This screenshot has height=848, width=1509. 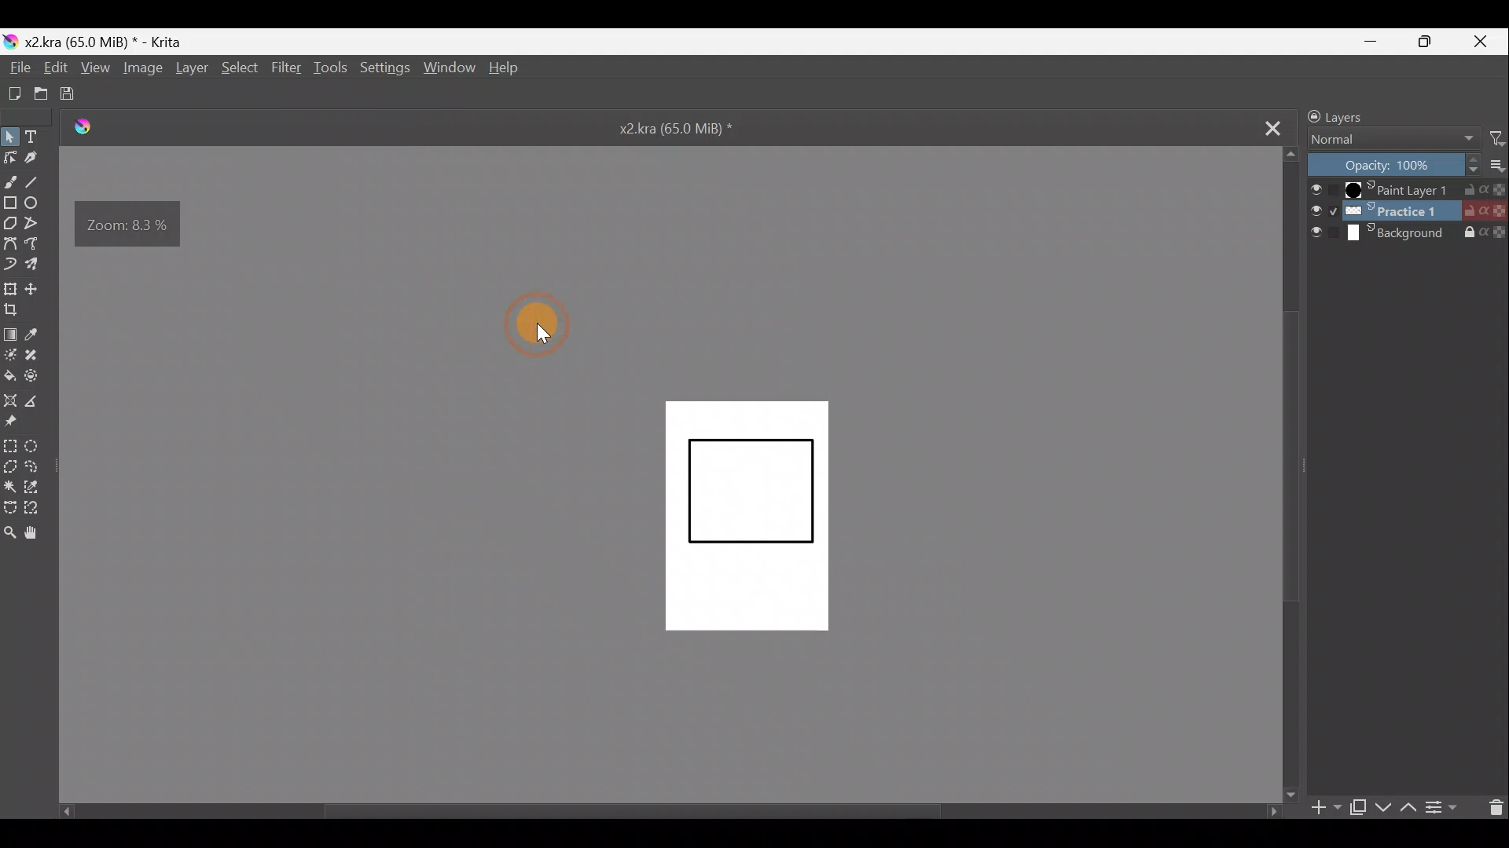 What do you see at coordinates (72, 93) in the screenshot?
I see `Save` at bounding box center [72, 93].